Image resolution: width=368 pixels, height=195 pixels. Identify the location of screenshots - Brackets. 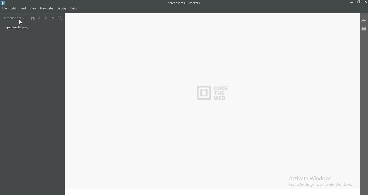
(186, 3).